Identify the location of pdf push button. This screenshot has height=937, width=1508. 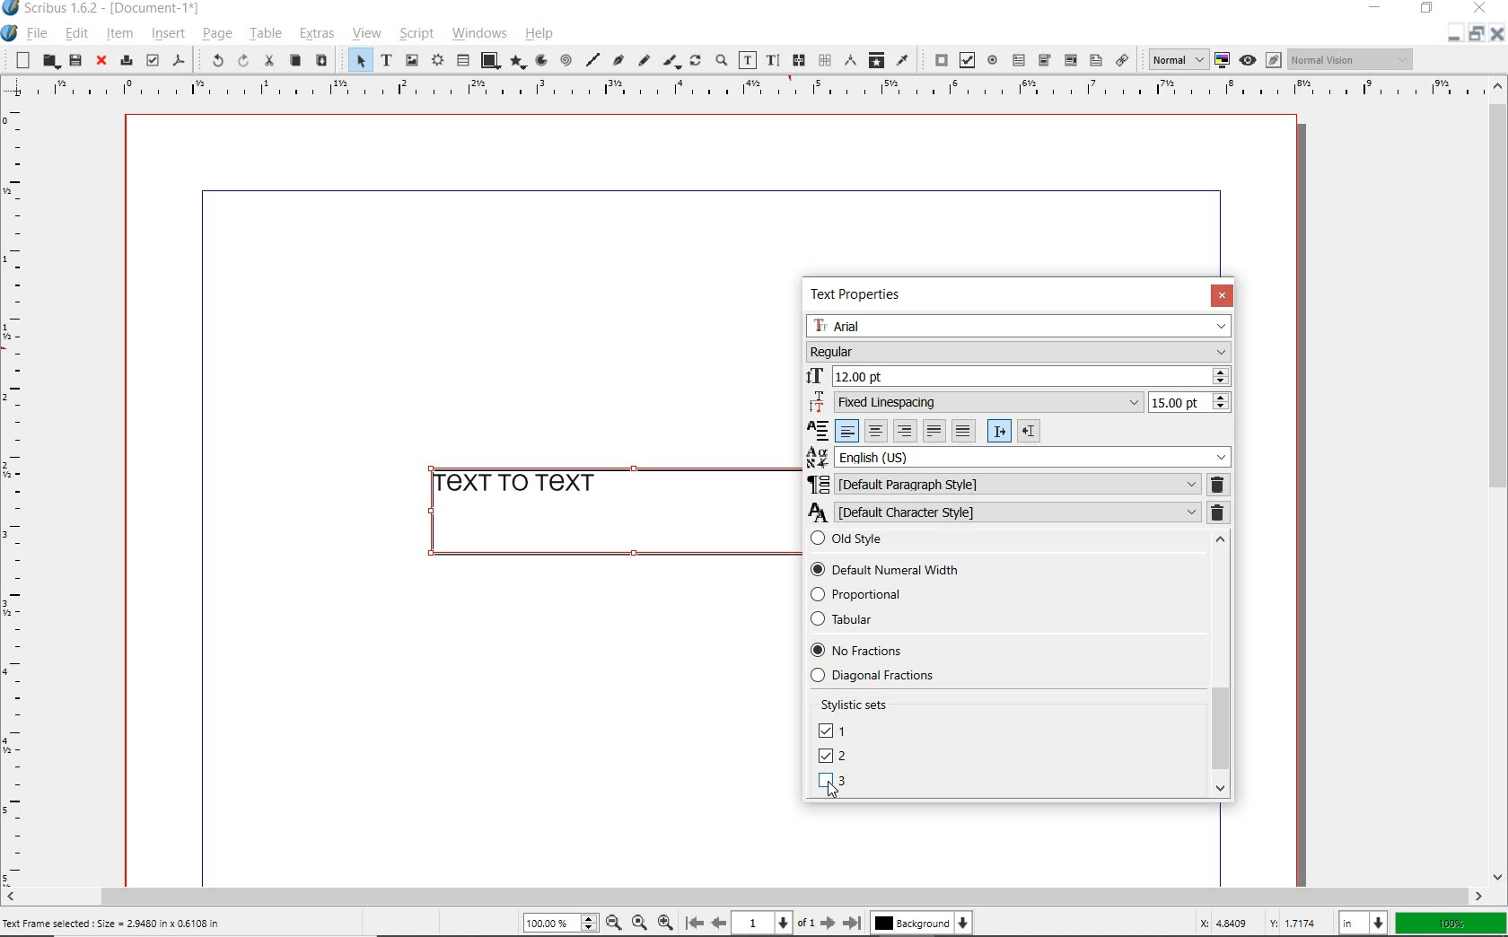
(937, 60).